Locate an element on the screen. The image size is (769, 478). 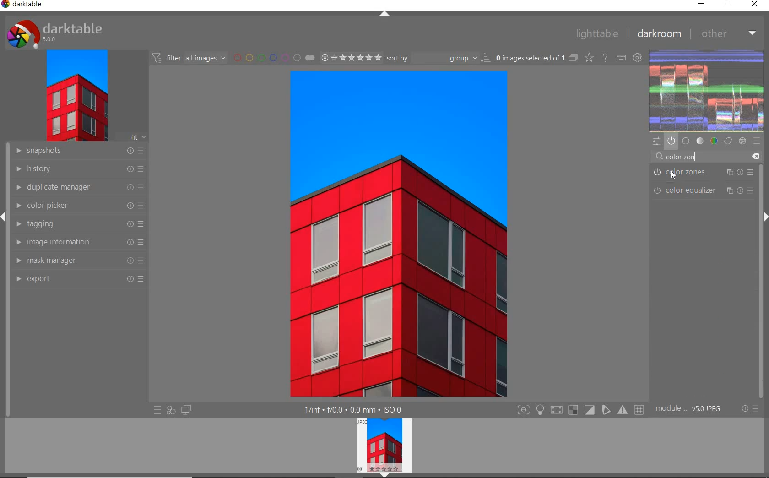
expand/collapse is located at coordinates (762, 218).